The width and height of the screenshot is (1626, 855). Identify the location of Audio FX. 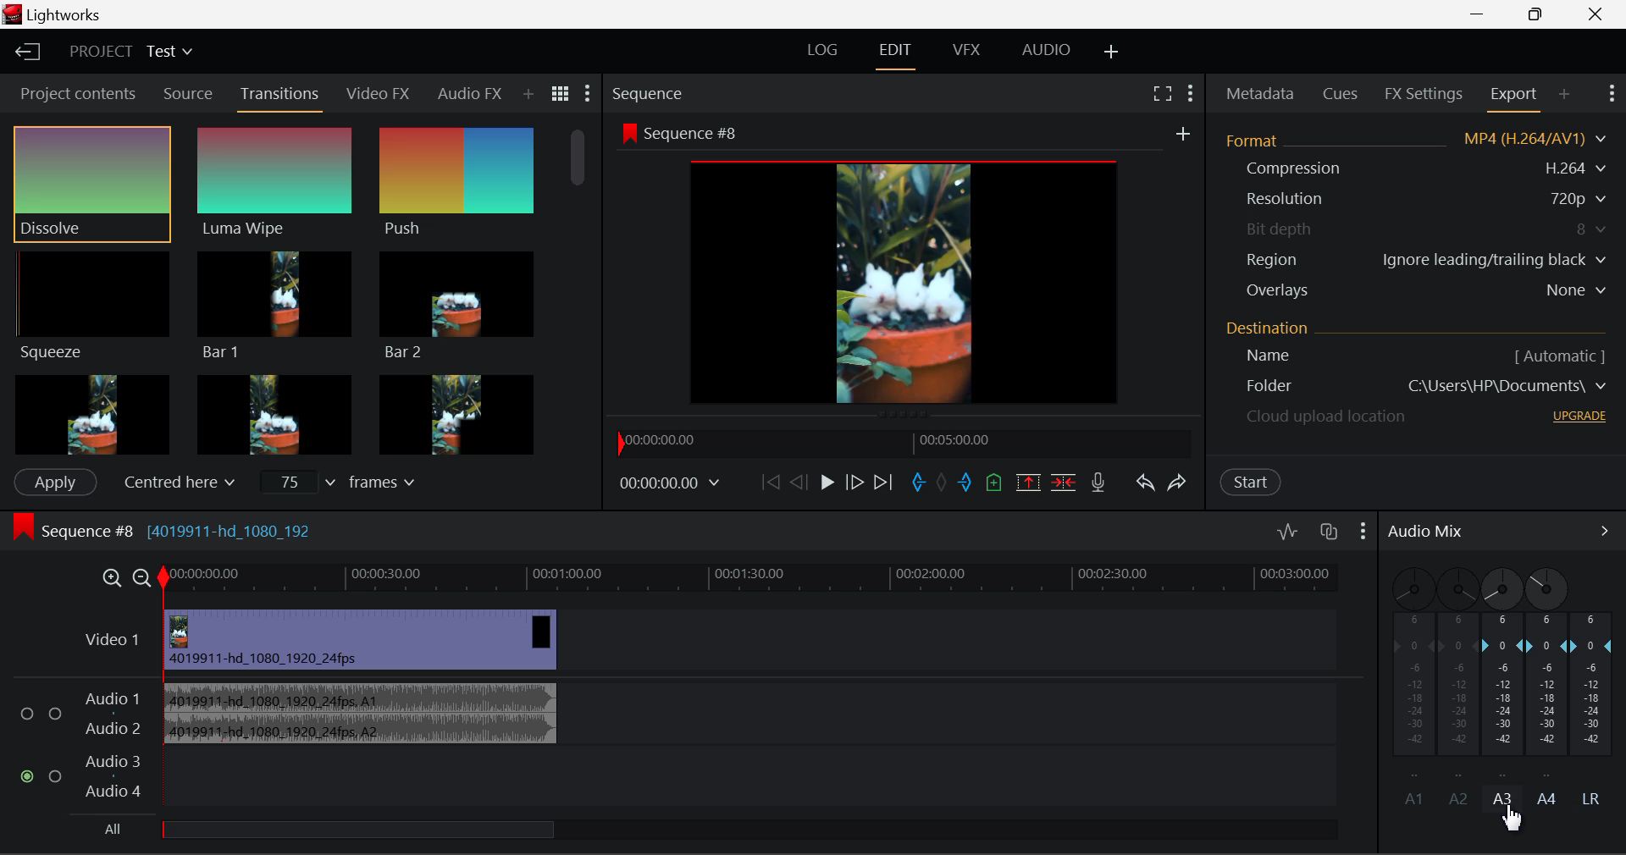
(471, 96).